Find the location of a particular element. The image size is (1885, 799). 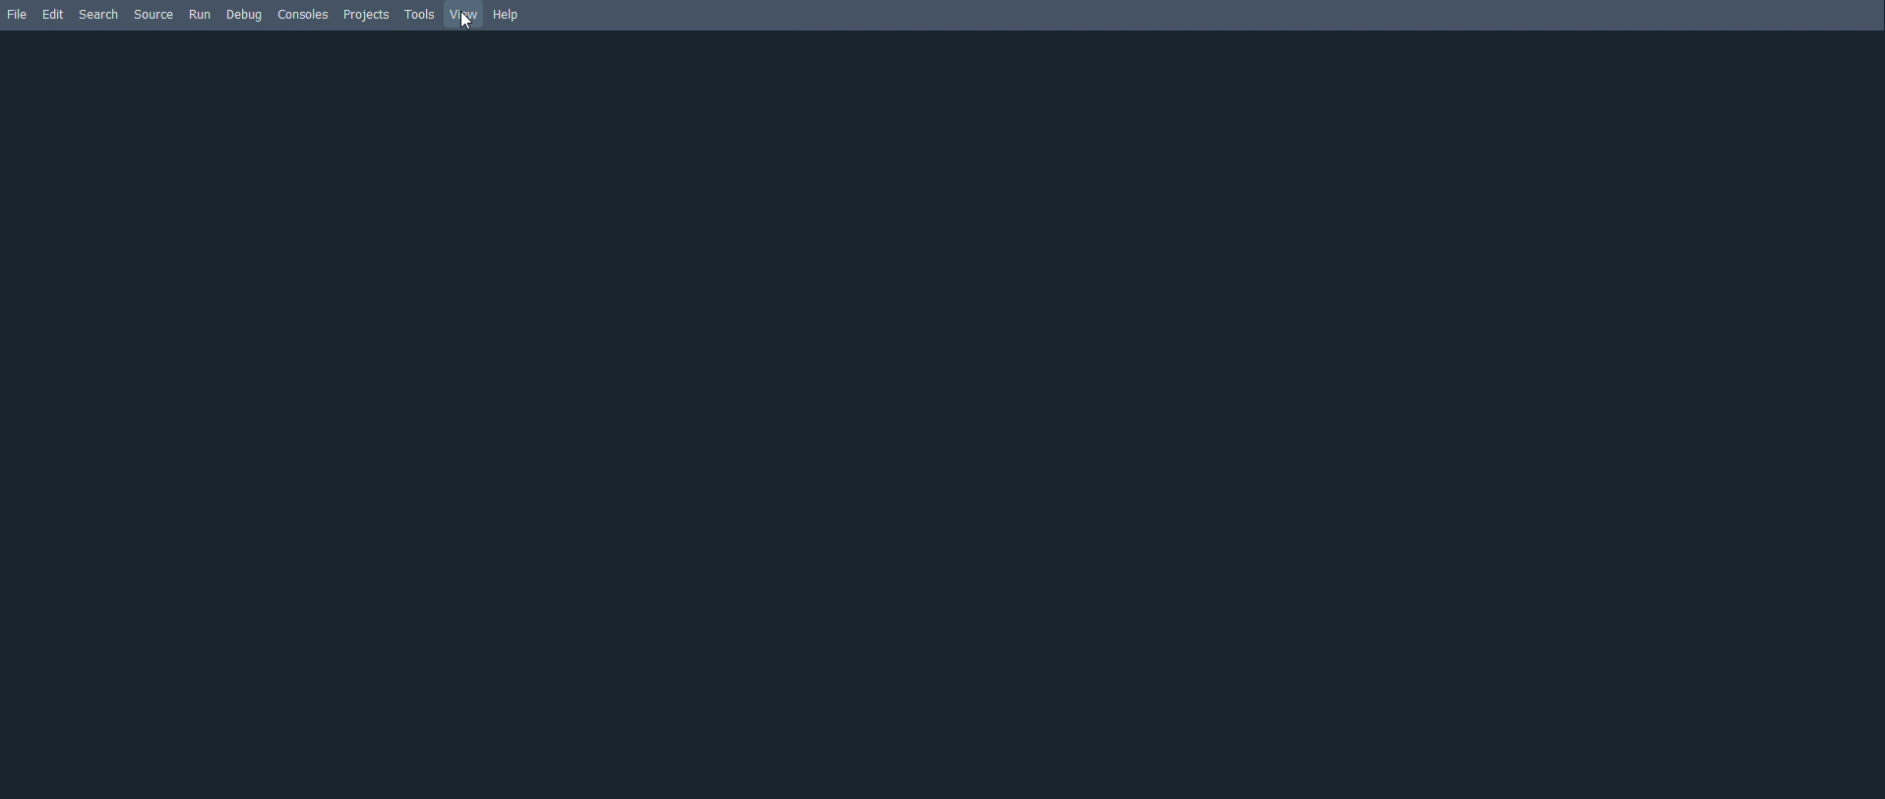

Secure is located at coordinates (156, 15).